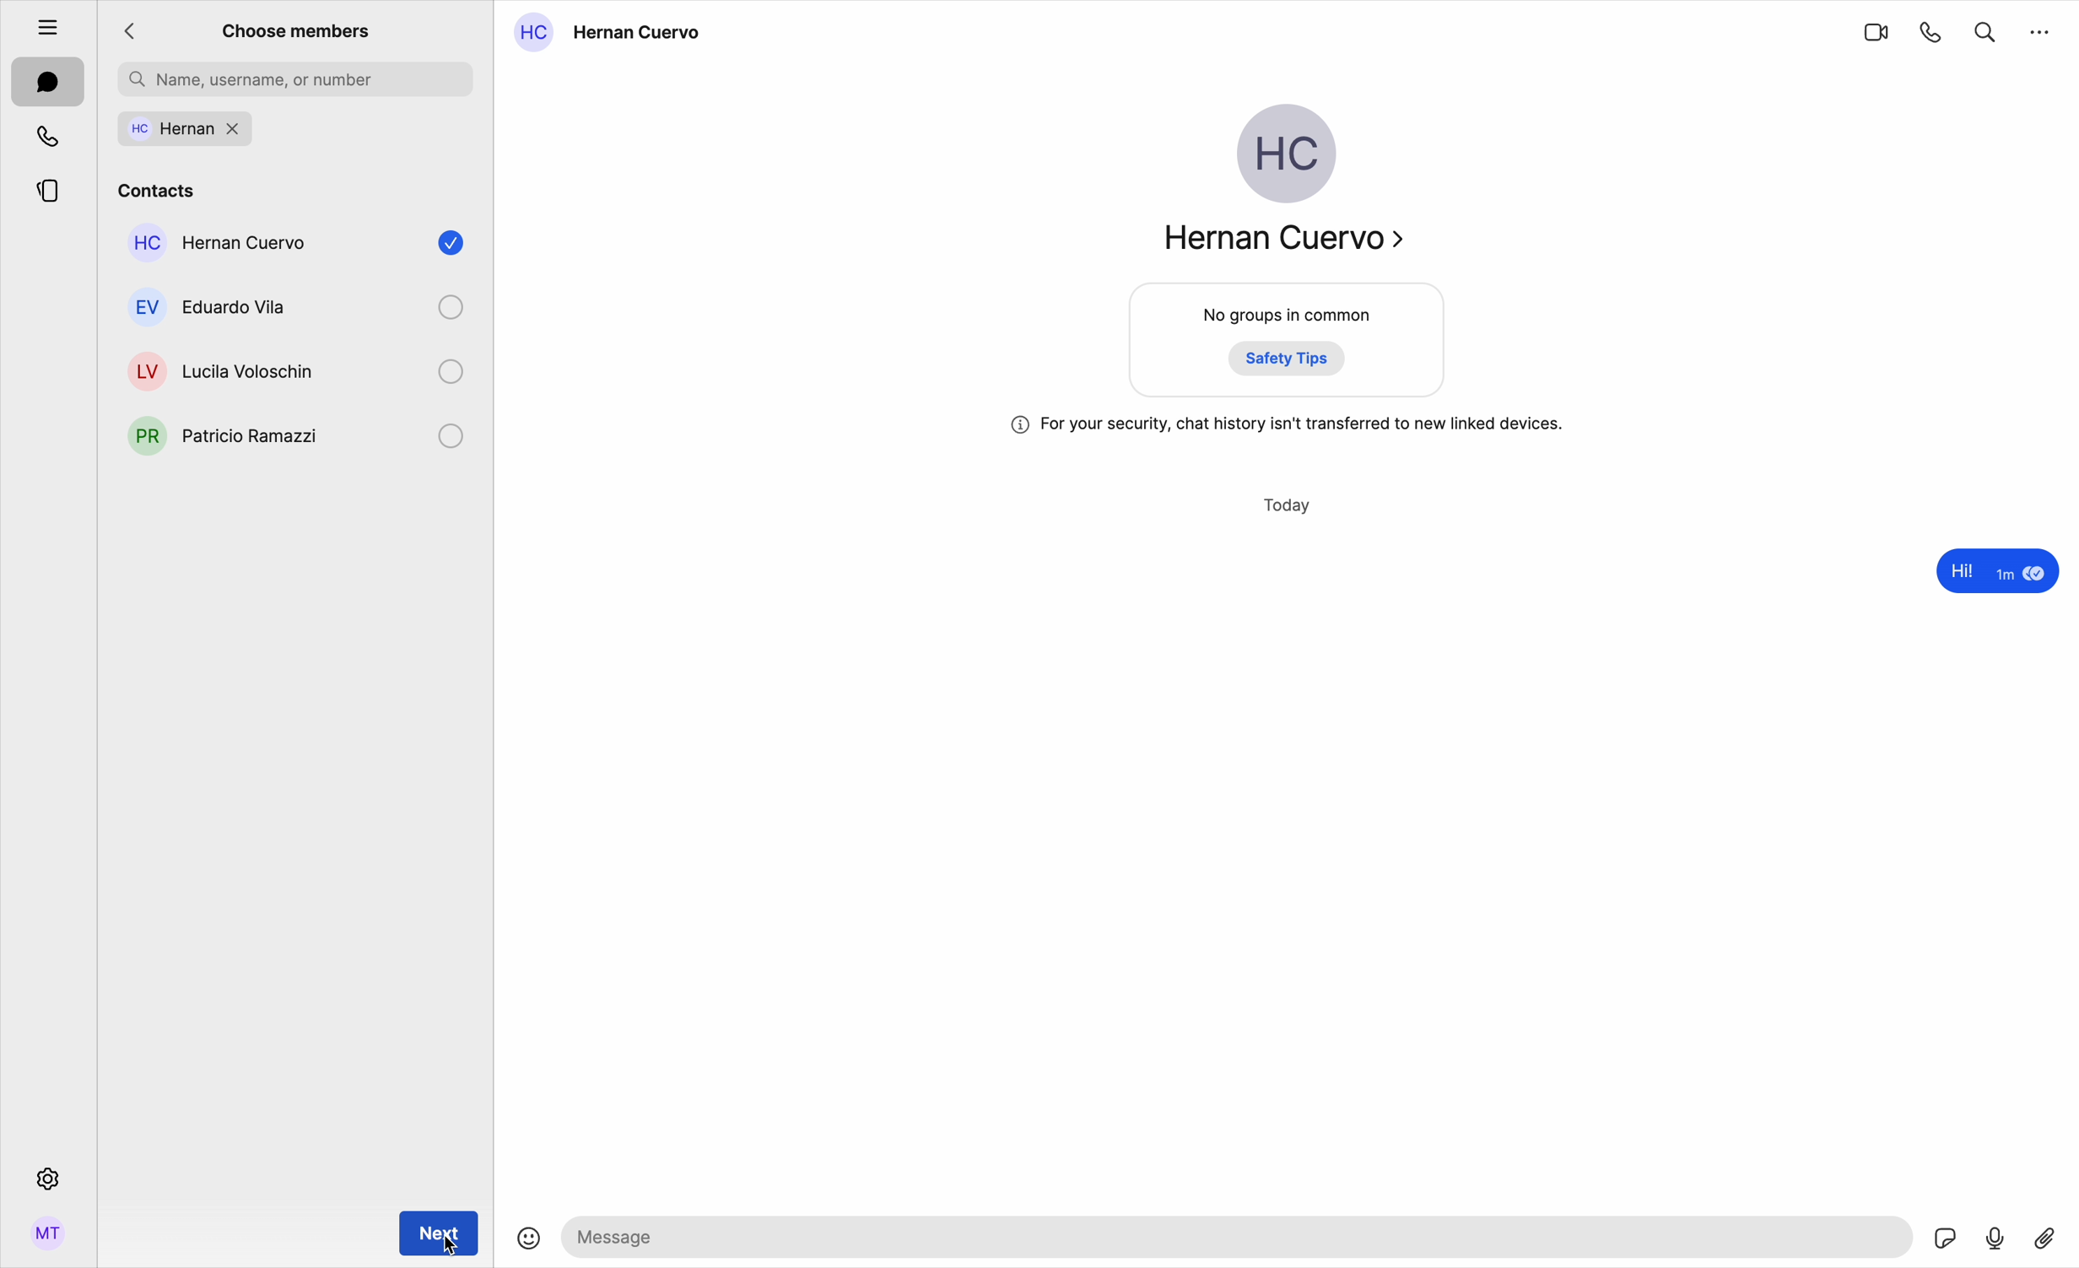 The height and width of the screenshot is (1268, 2079). What do you see at coordinates (218, 440) in the screenshot?
I see `Patricio Ramazzi` at bounding box center [218, 440].